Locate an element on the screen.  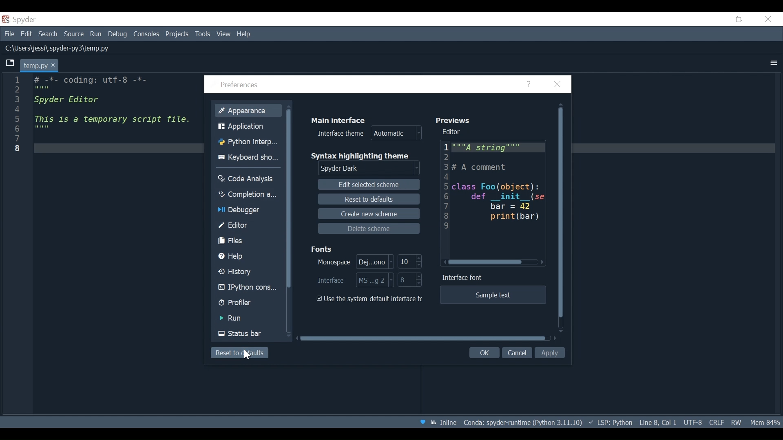
Select Interface theme is located at coordinates (370, 134).